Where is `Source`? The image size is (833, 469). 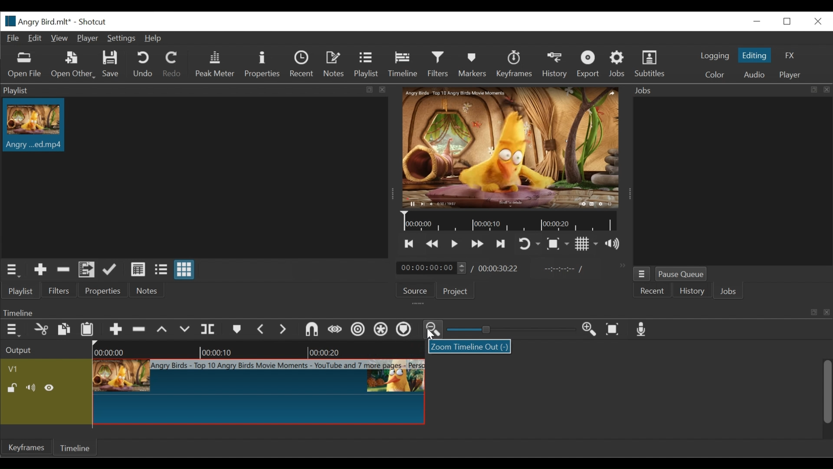 Source is located at coordinates (415, 290).